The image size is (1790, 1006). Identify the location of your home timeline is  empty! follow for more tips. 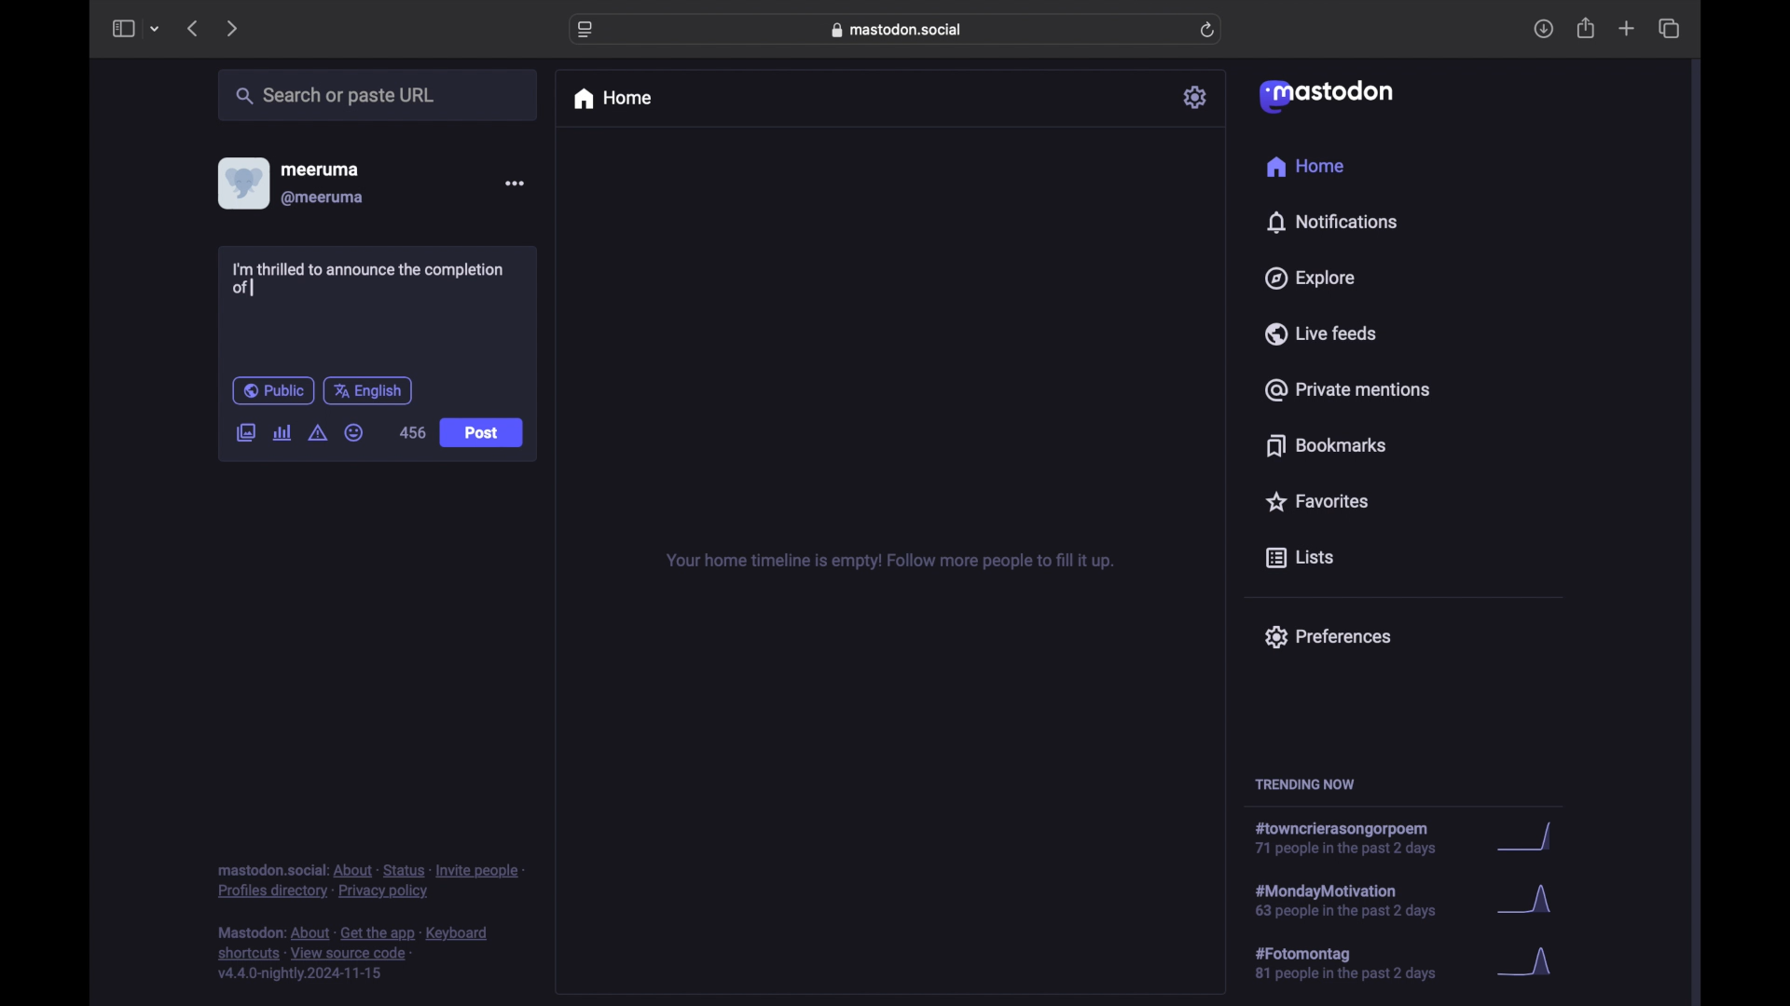
(888, 562).